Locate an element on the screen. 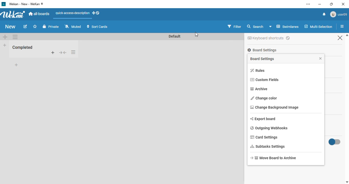 Image resolution: width=349 pixels, height=184 pixels. list actions is located at coordinates (342, 26).